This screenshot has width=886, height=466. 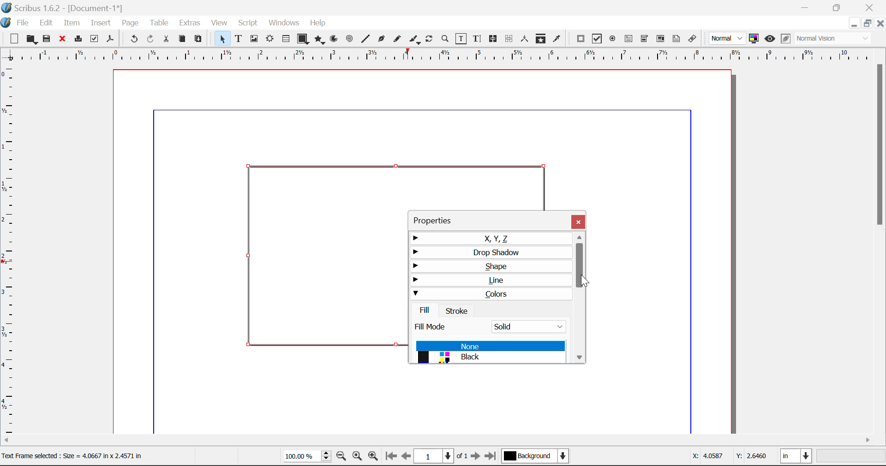 I want to click on Measurement Units, so click(x=797, y=457).